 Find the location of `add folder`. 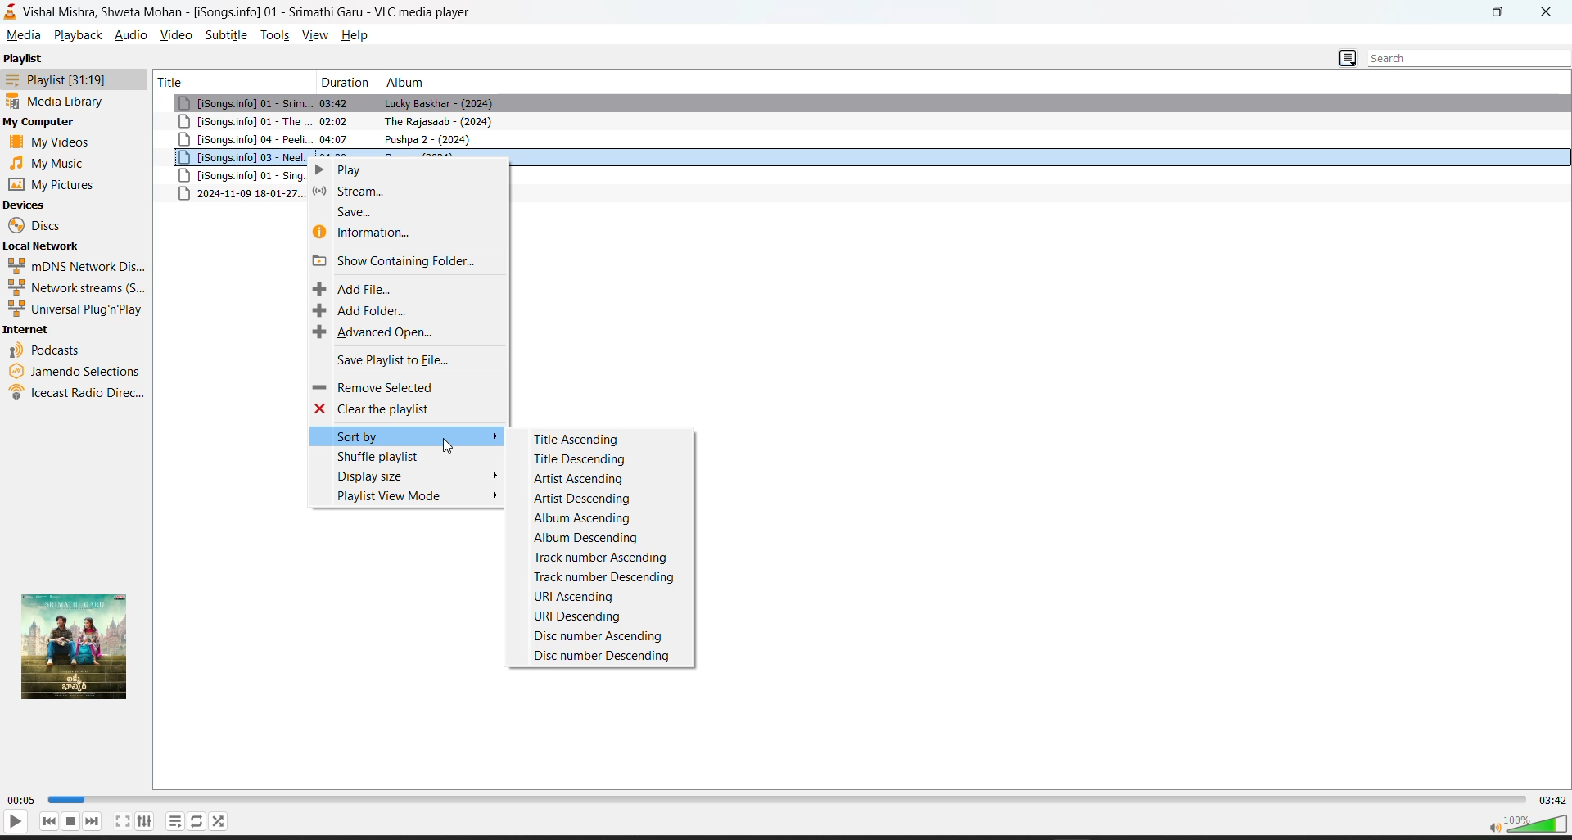

add folder is located at coordinates (408, 310).